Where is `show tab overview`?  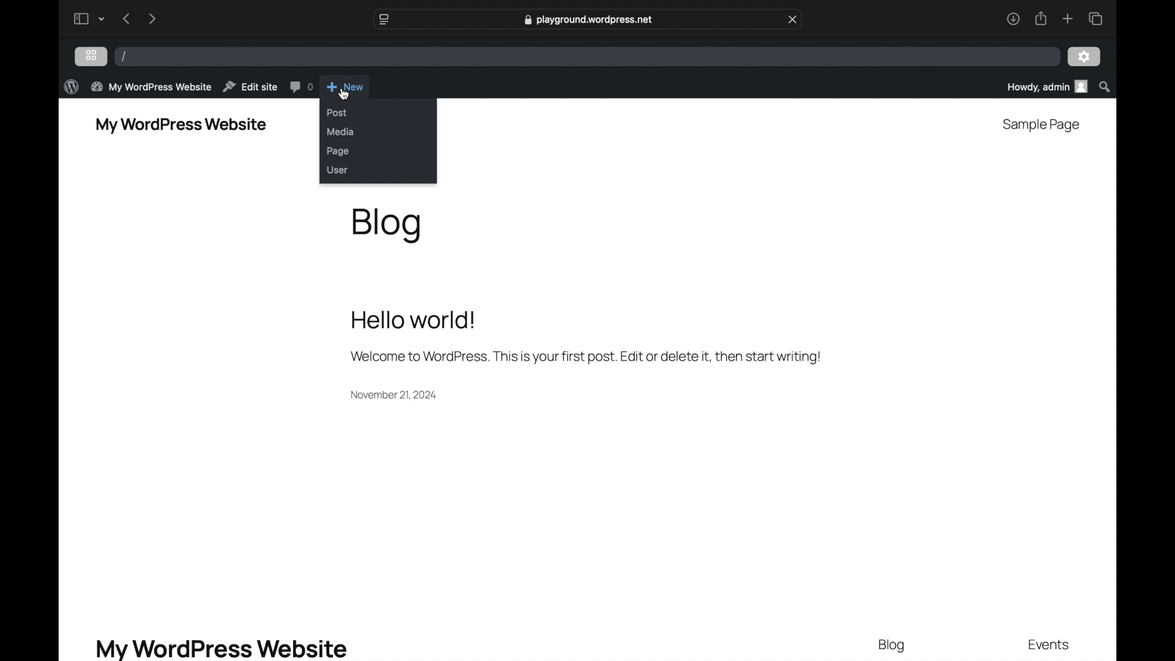
show tab overview is located at coordinates (1095, 18).